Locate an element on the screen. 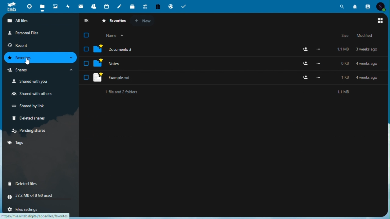 The image size is (390, 219). Personal files is located at coordinates (38, 33).